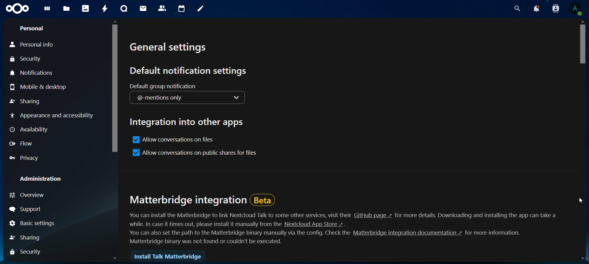  What do you see at coordinates (579, 198) in the screenshot?
I see `cursor` at bounding box center [579, 198].